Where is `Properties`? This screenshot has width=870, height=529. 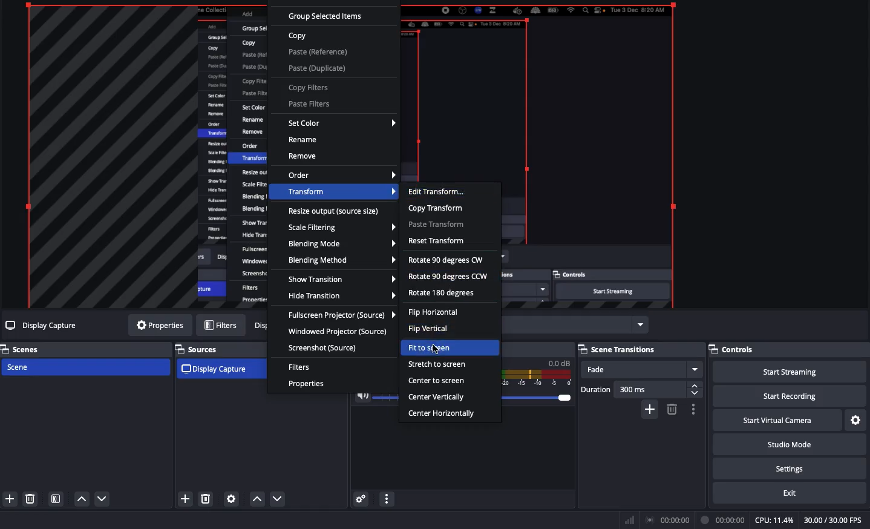 Properties is located at coordinates (309, 385).